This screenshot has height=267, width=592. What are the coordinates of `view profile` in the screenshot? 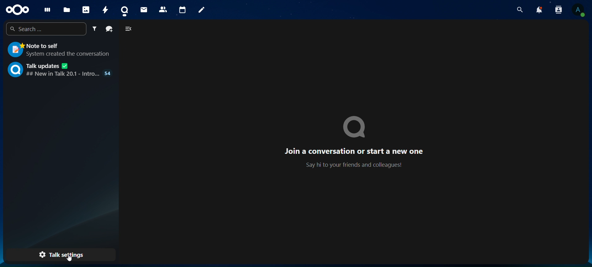 It's located at (578, 10).